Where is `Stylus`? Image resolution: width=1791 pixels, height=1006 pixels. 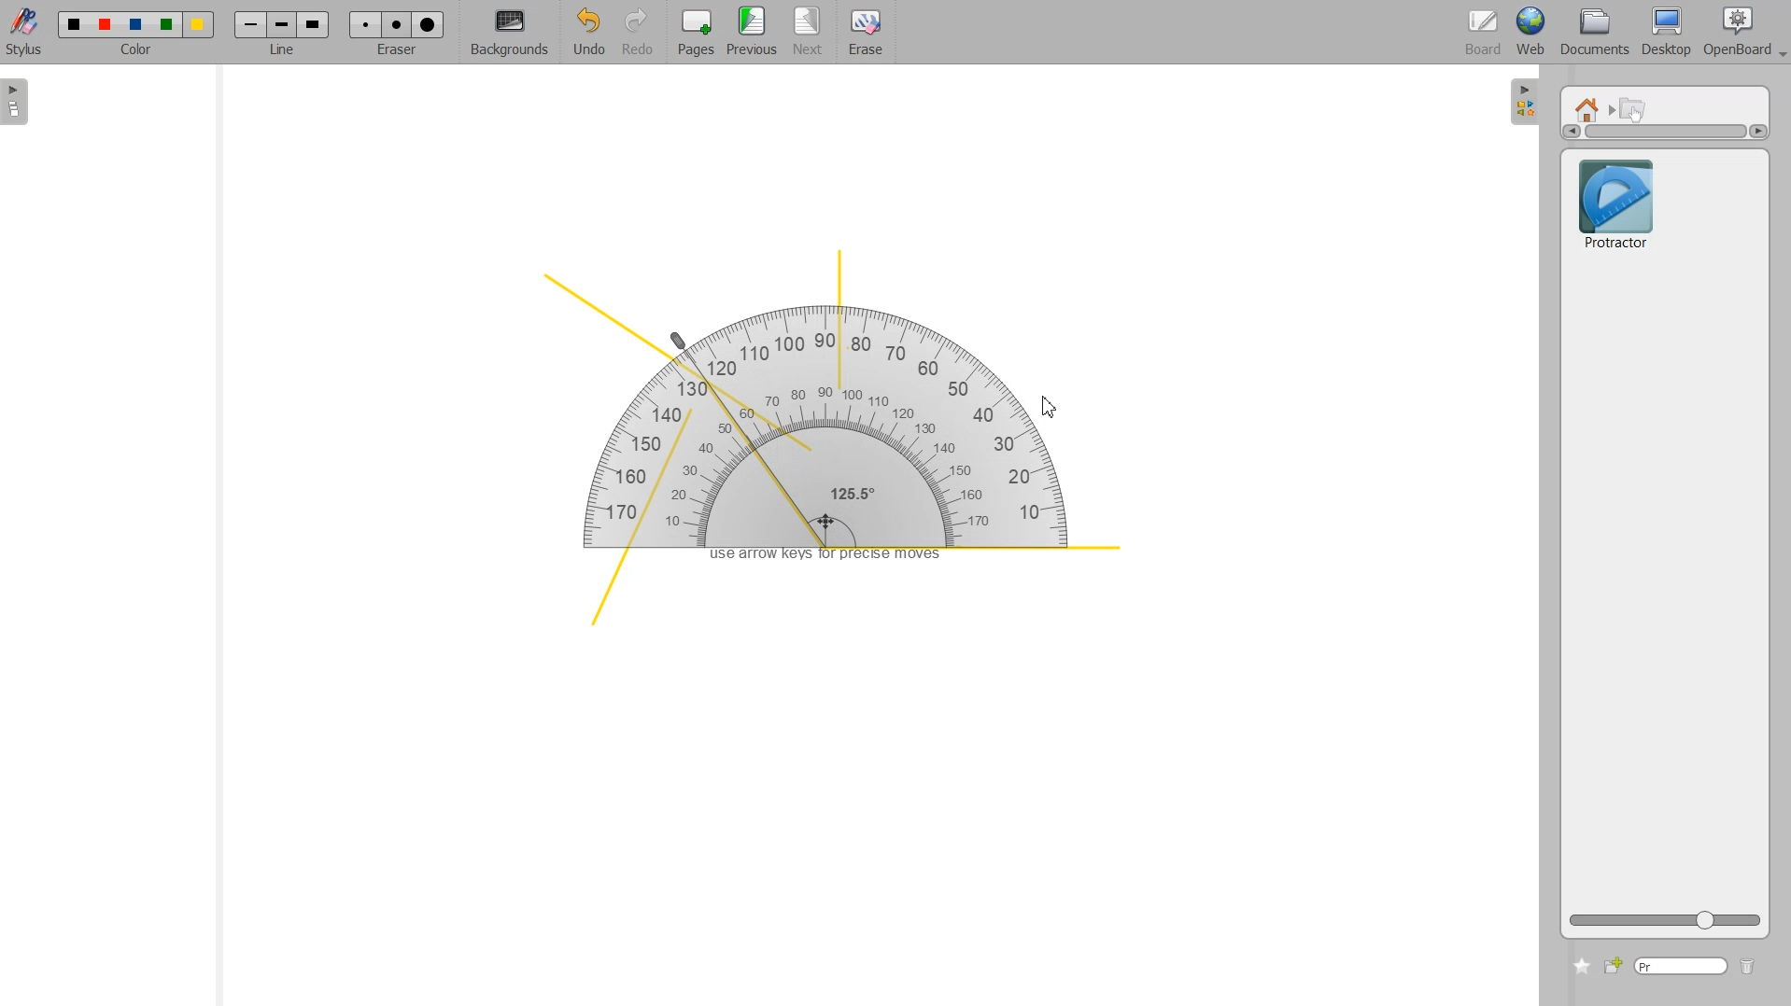 Stylus is located at coordinates (26, 31).